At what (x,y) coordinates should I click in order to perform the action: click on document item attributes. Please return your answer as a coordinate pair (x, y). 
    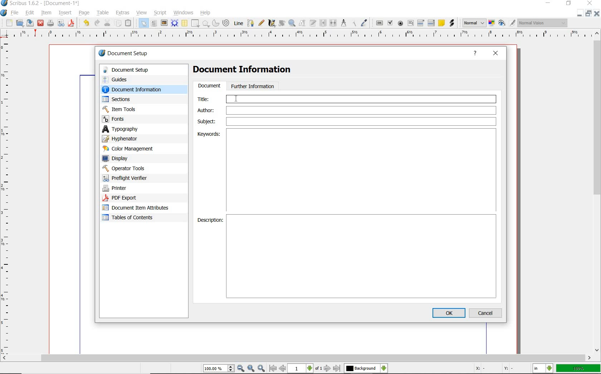
    Looking at the image, I should click on (138, 208).